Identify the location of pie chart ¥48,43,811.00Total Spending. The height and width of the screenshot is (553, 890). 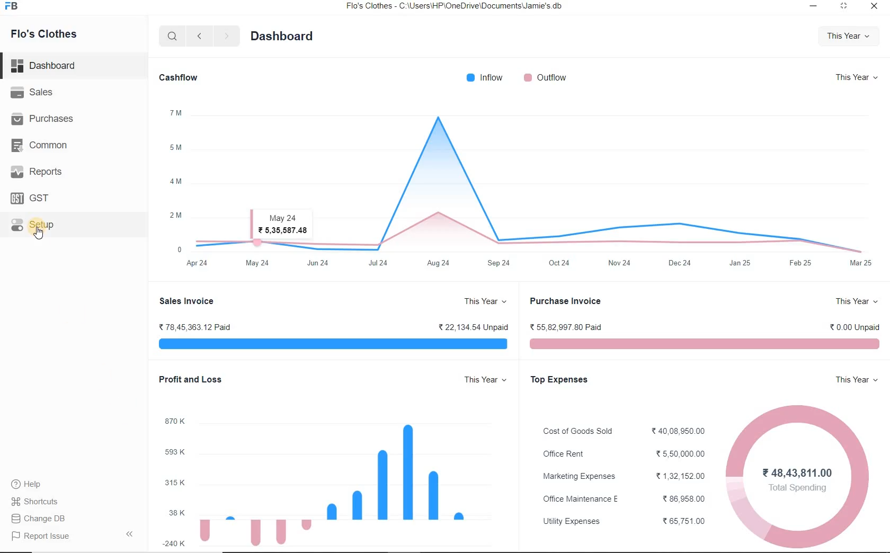
(798, 471).